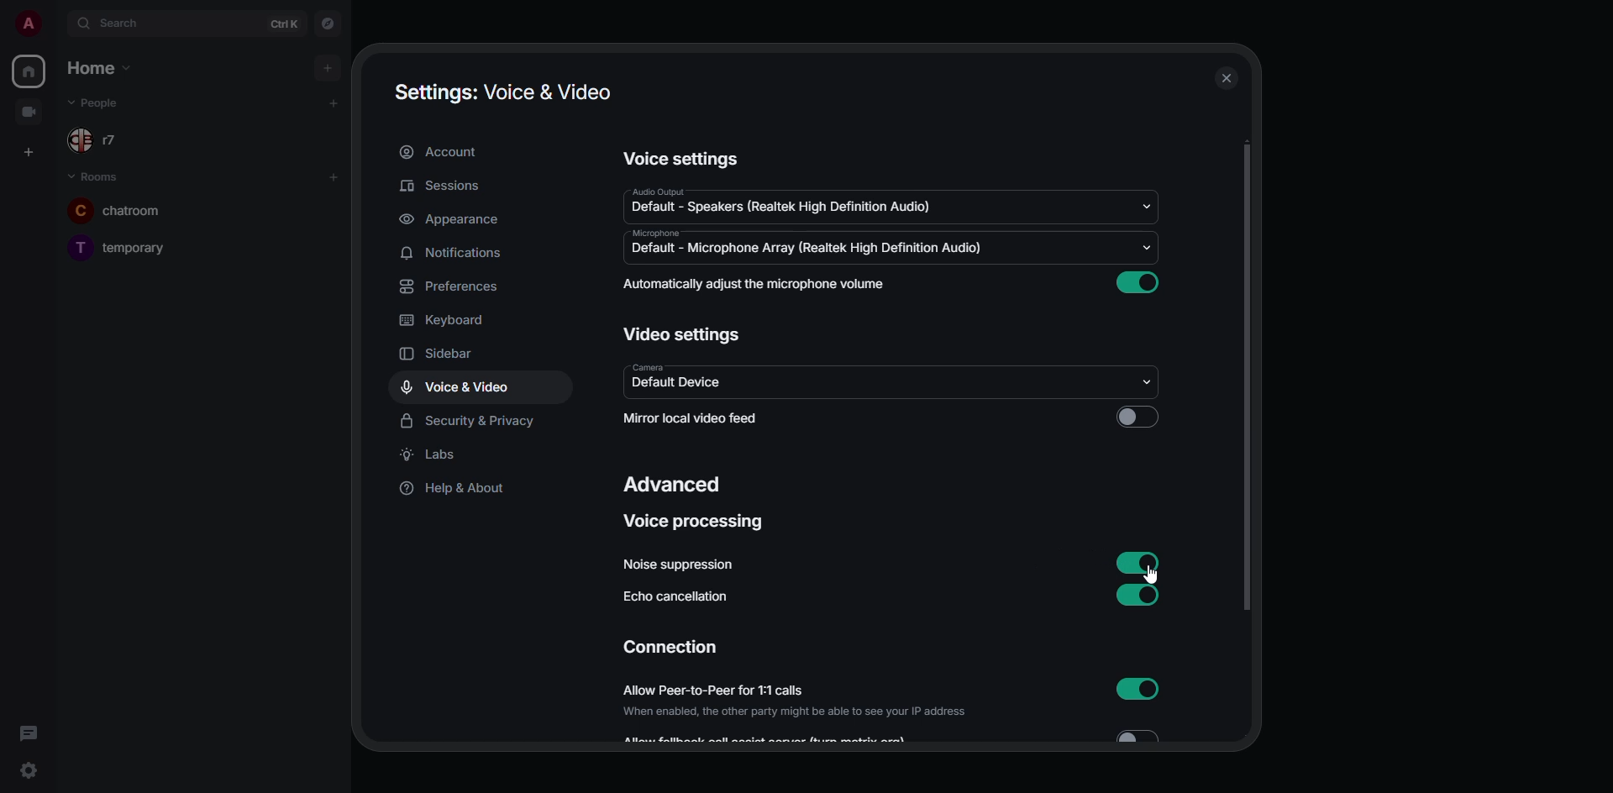 This screenshot has height=793, width=1613. I want to click on toggle, so click(1143, 735).